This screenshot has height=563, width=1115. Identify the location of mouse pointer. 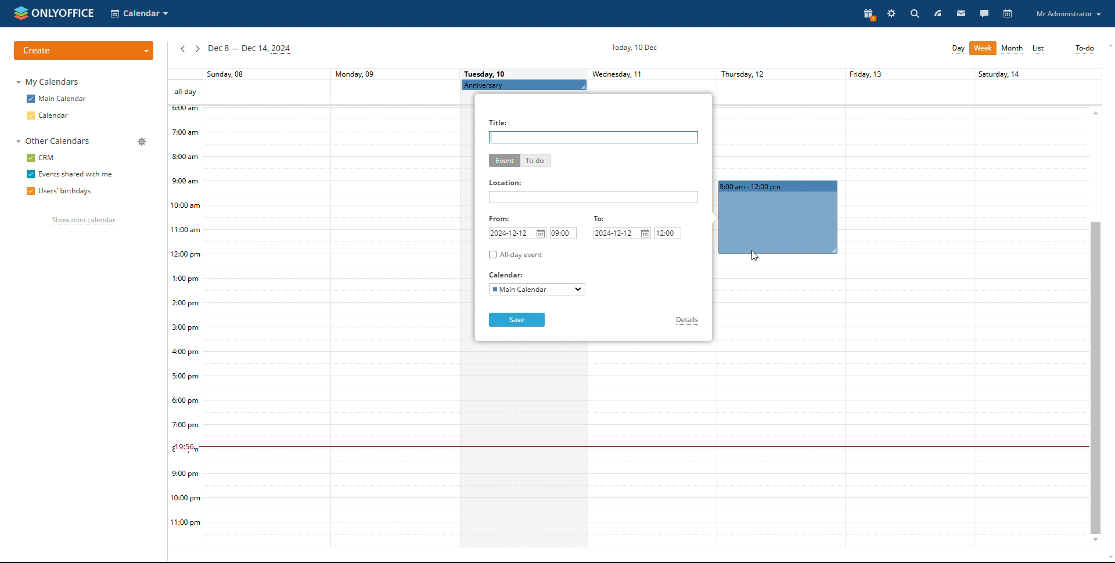
(753, 255).